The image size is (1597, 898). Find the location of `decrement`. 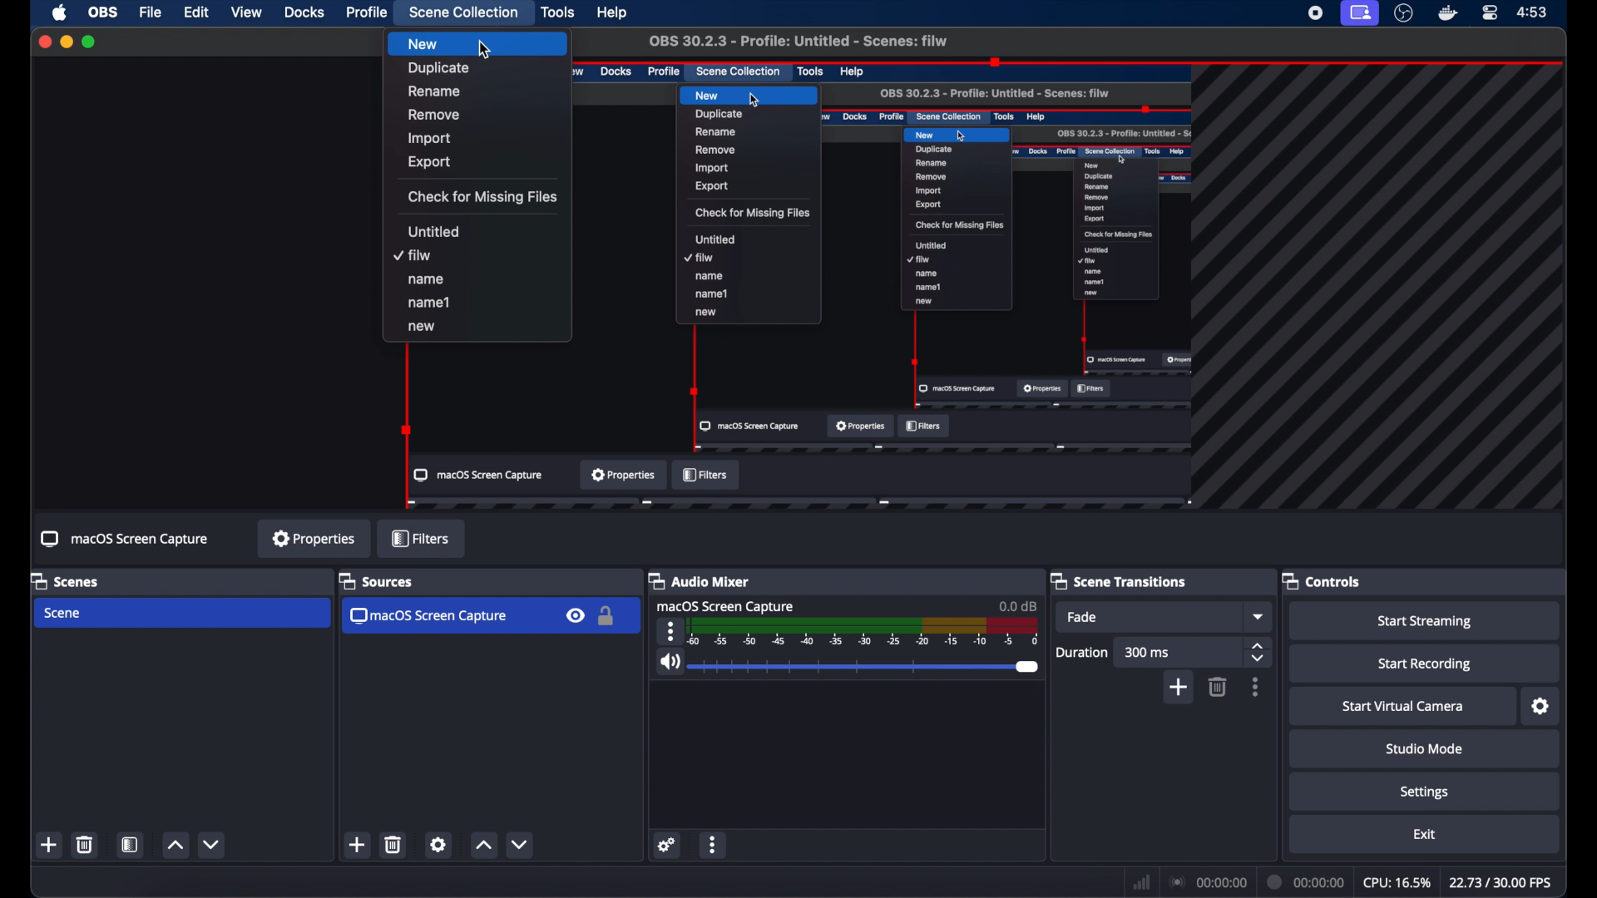

decrement is located at coordinates (519, 843).